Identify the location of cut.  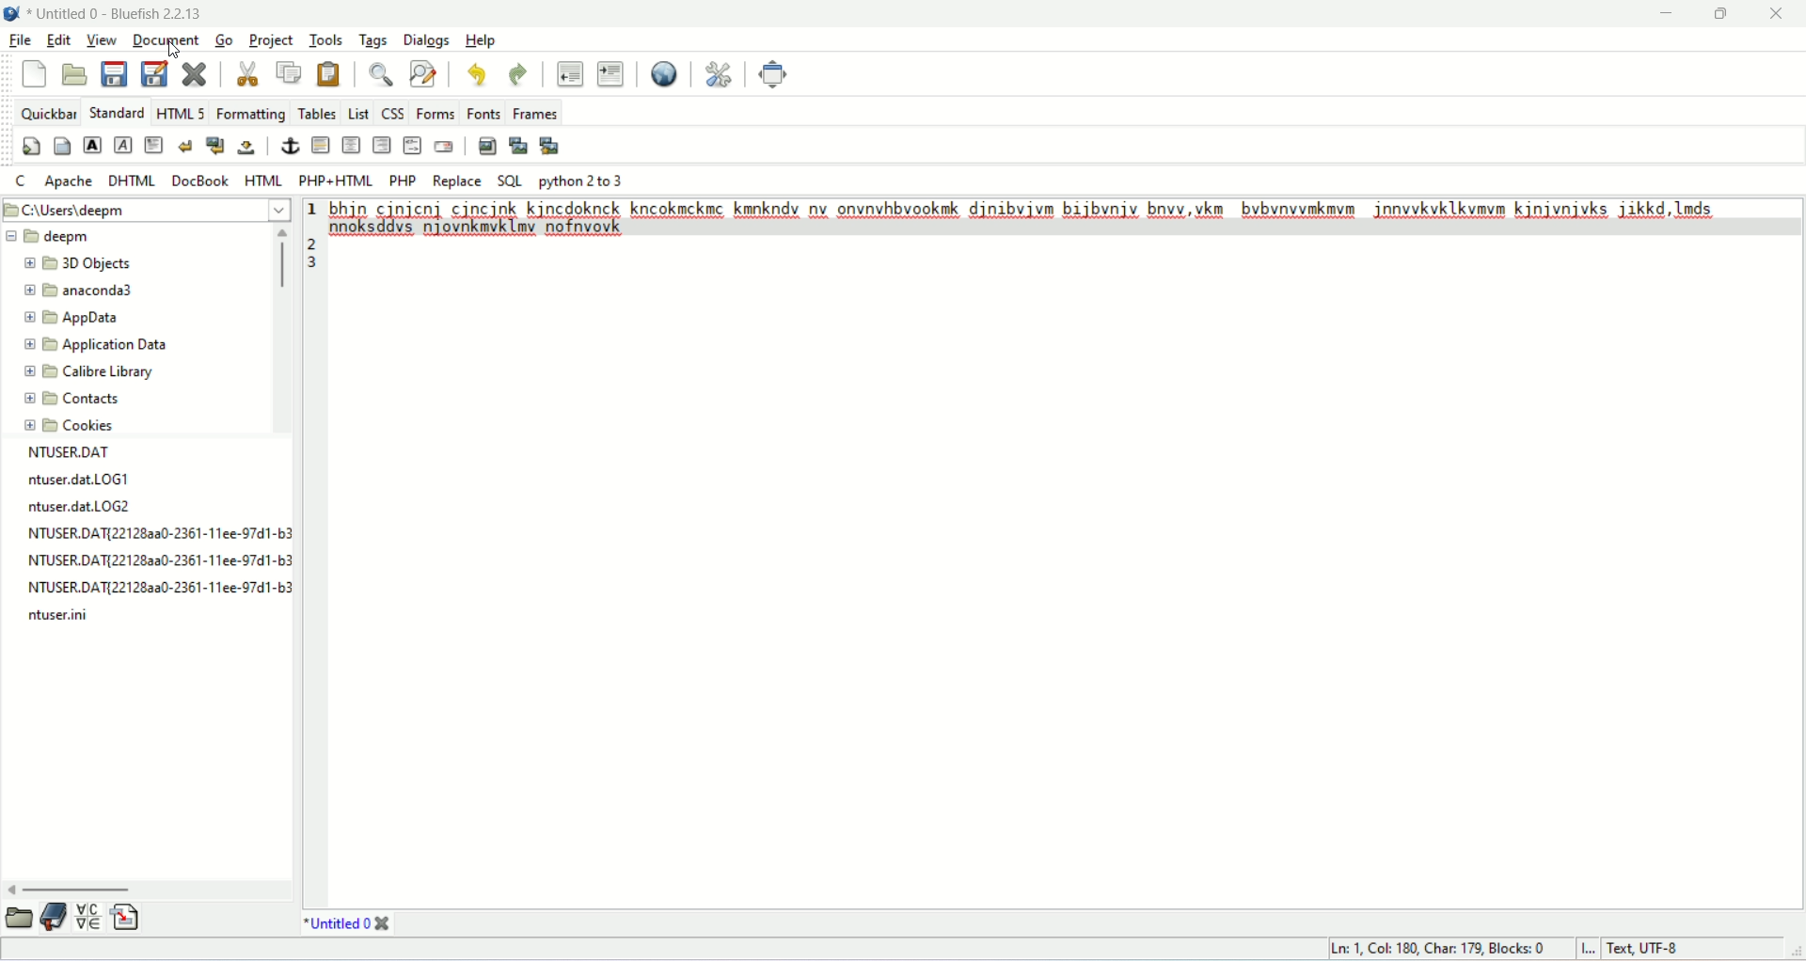
(247, 71).